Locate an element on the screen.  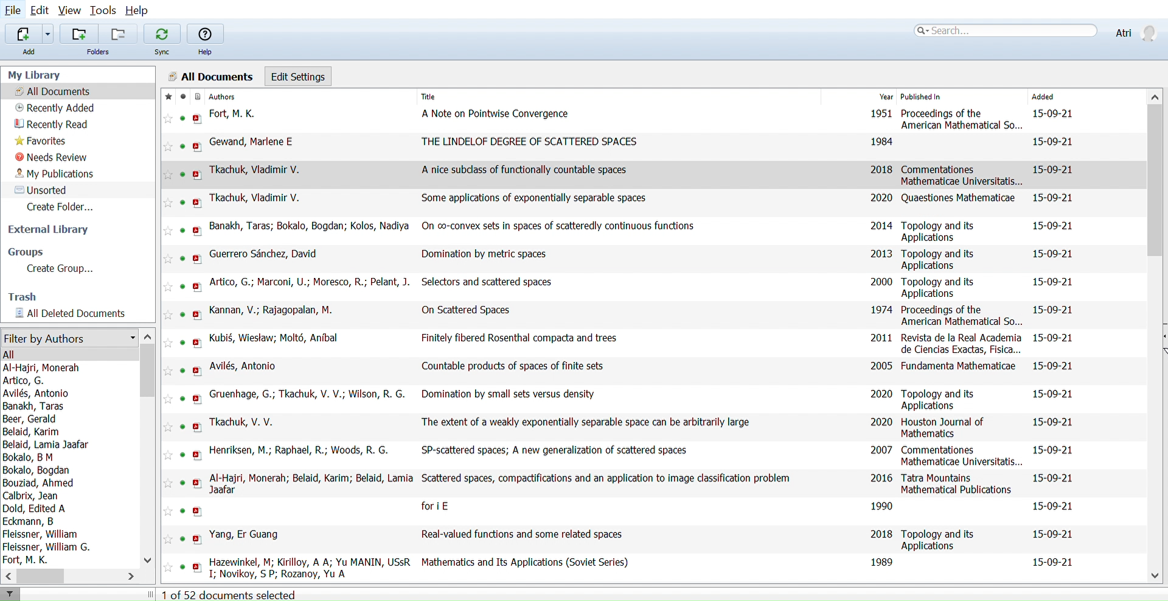
Kannan, V.; Rajagopalan, M. is located at coordinates (270, 310).